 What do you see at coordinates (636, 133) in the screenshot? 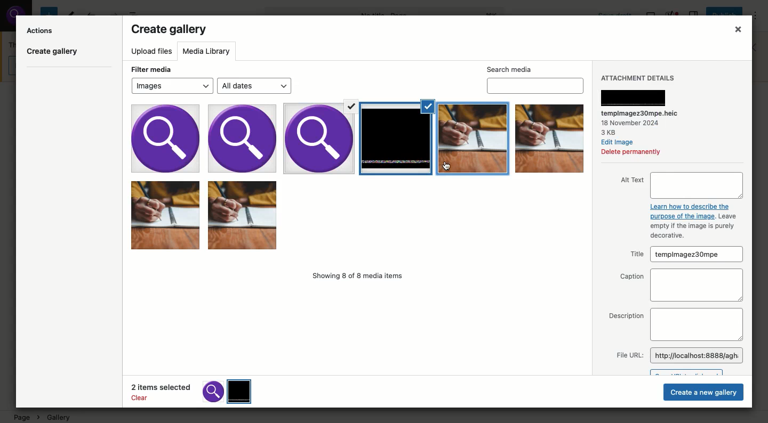
I see `3KB ` at bounding box center [636, 133].